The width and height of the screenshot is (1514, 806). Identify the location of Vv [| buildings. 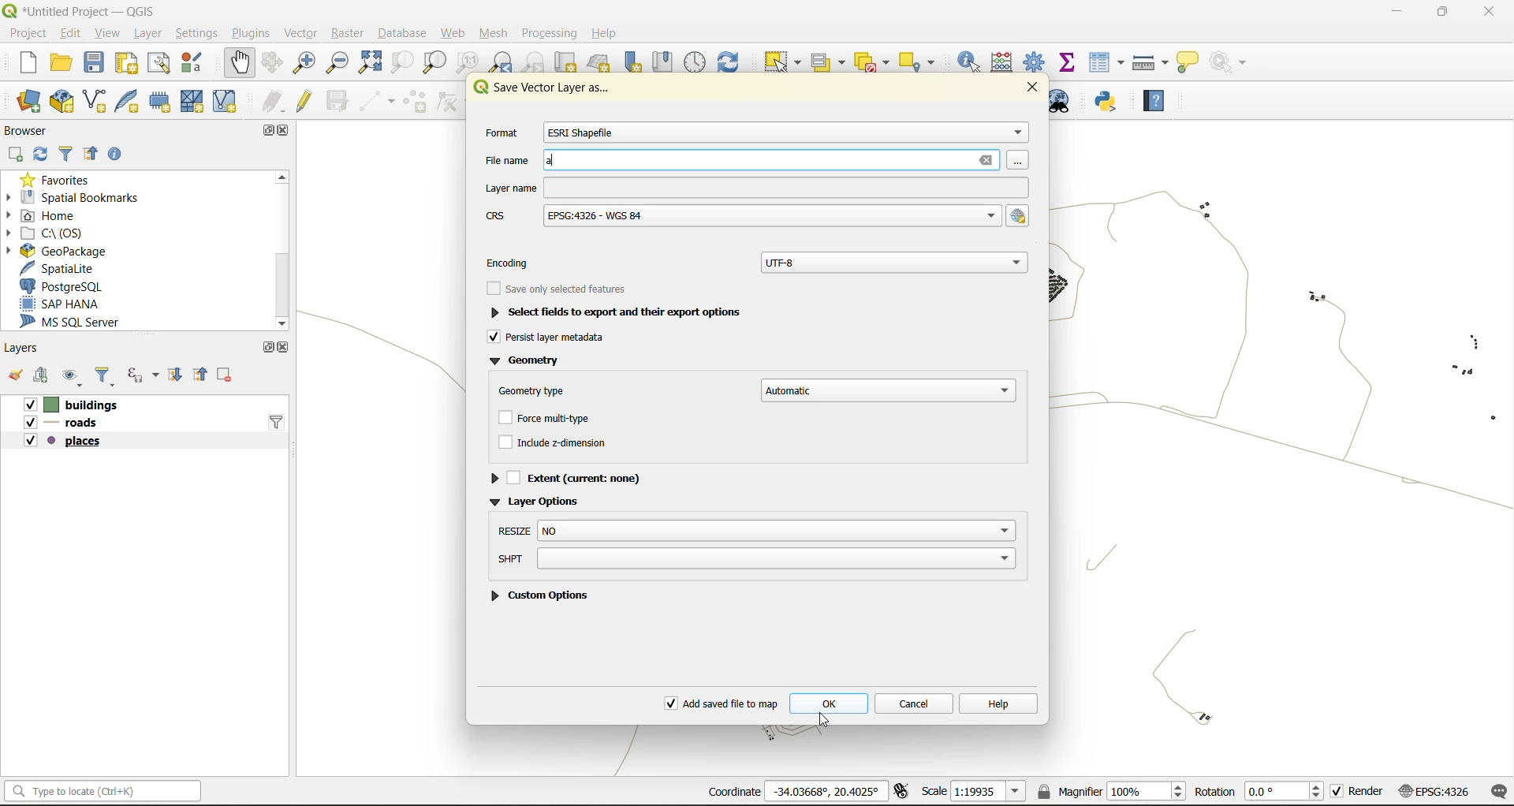
(78, 404).